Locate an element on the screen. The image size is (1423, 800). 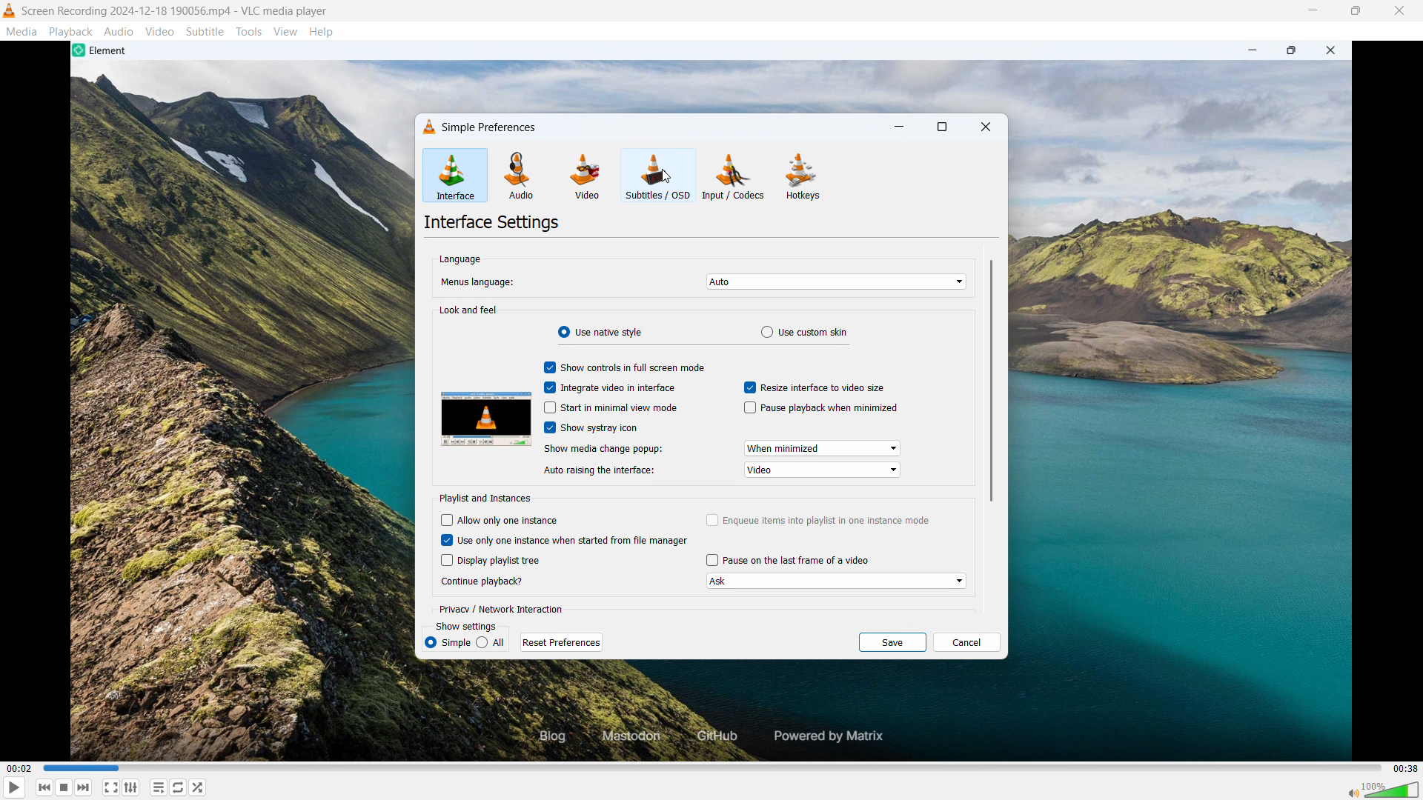
subtitles/OSD is located at coordinates (658, 176).